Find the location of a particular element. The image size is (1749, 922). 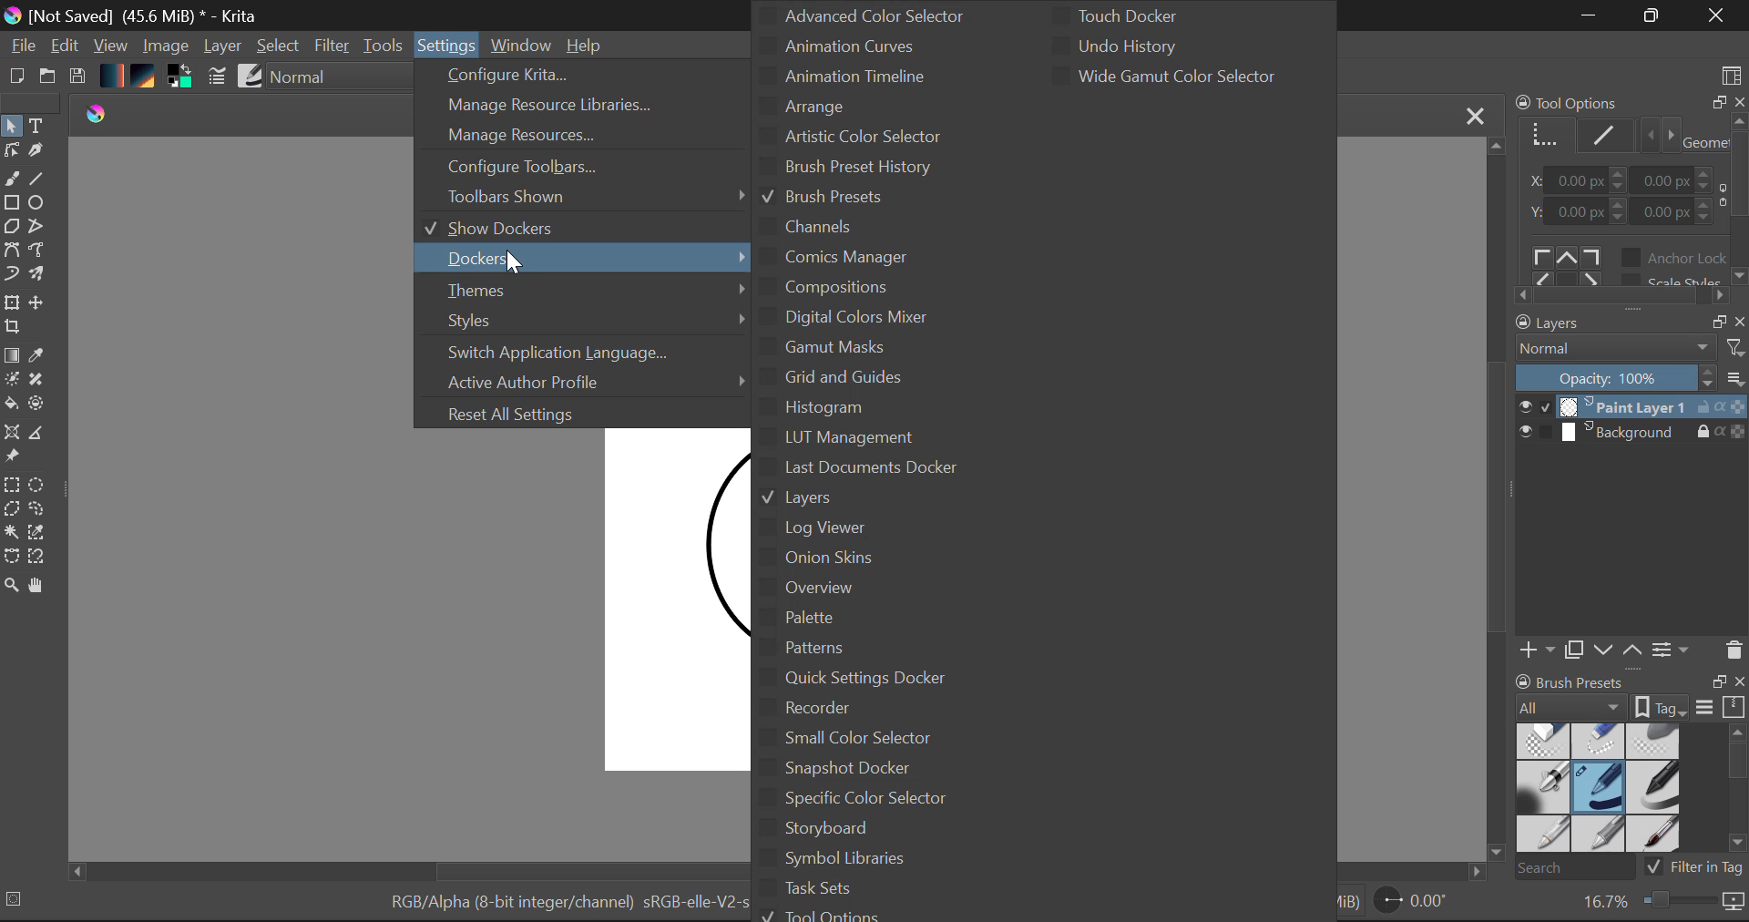

Zoom is located at coordinates (11, 584).